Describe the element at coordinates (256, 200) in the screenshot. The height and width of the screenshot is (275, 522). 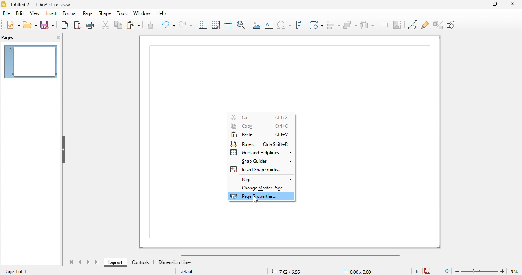
I see `cursor movements` at that location.